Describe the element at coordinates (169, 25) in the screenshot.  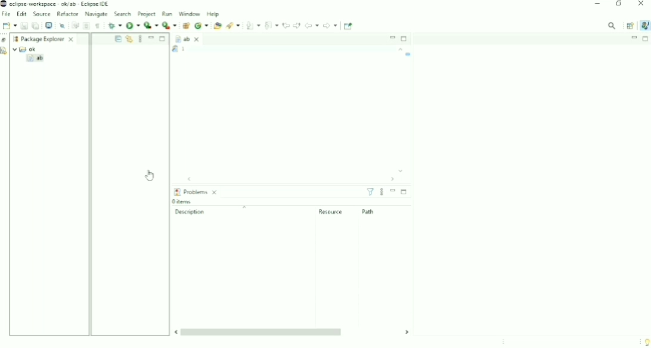
I see `Run Last Tool` at that location.